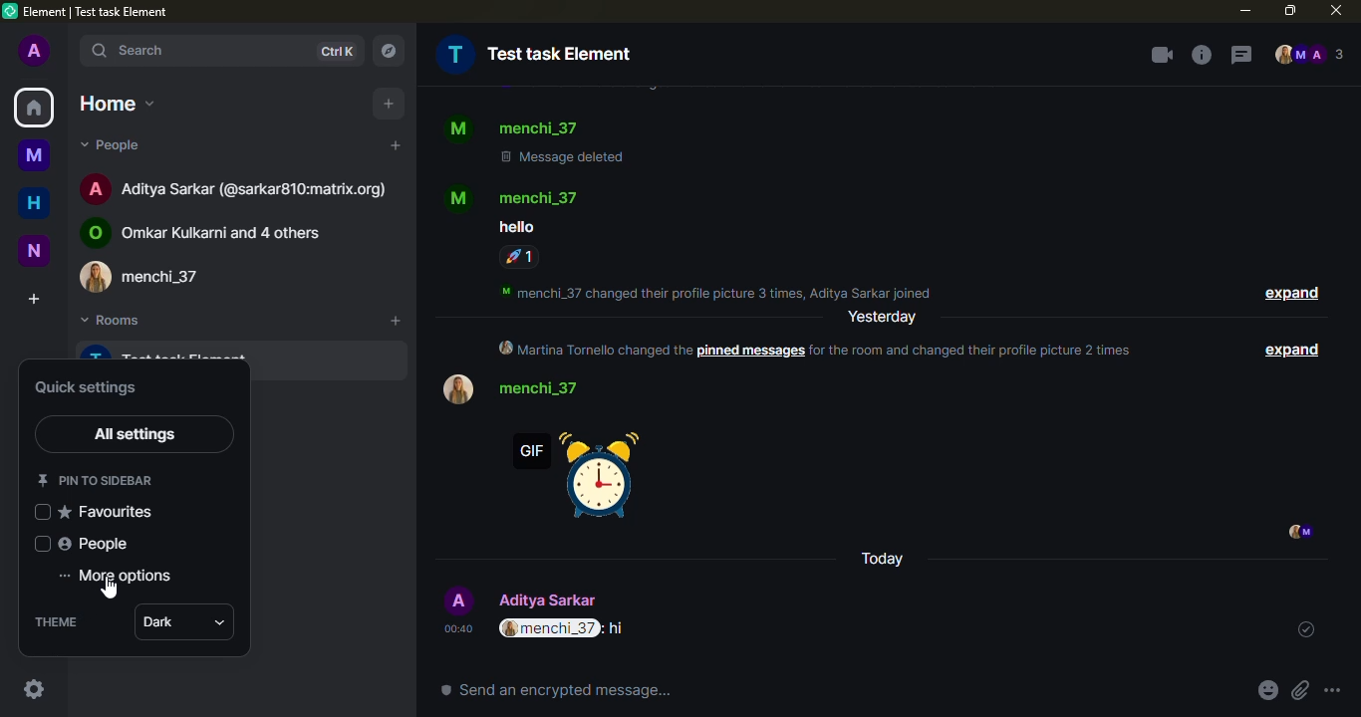 Image resolution: width=1361 pixels, height=717 pixels. What do you see at coordinates (43, 512) in the screenshot?
I see `select` at bounding box center [43, 512].